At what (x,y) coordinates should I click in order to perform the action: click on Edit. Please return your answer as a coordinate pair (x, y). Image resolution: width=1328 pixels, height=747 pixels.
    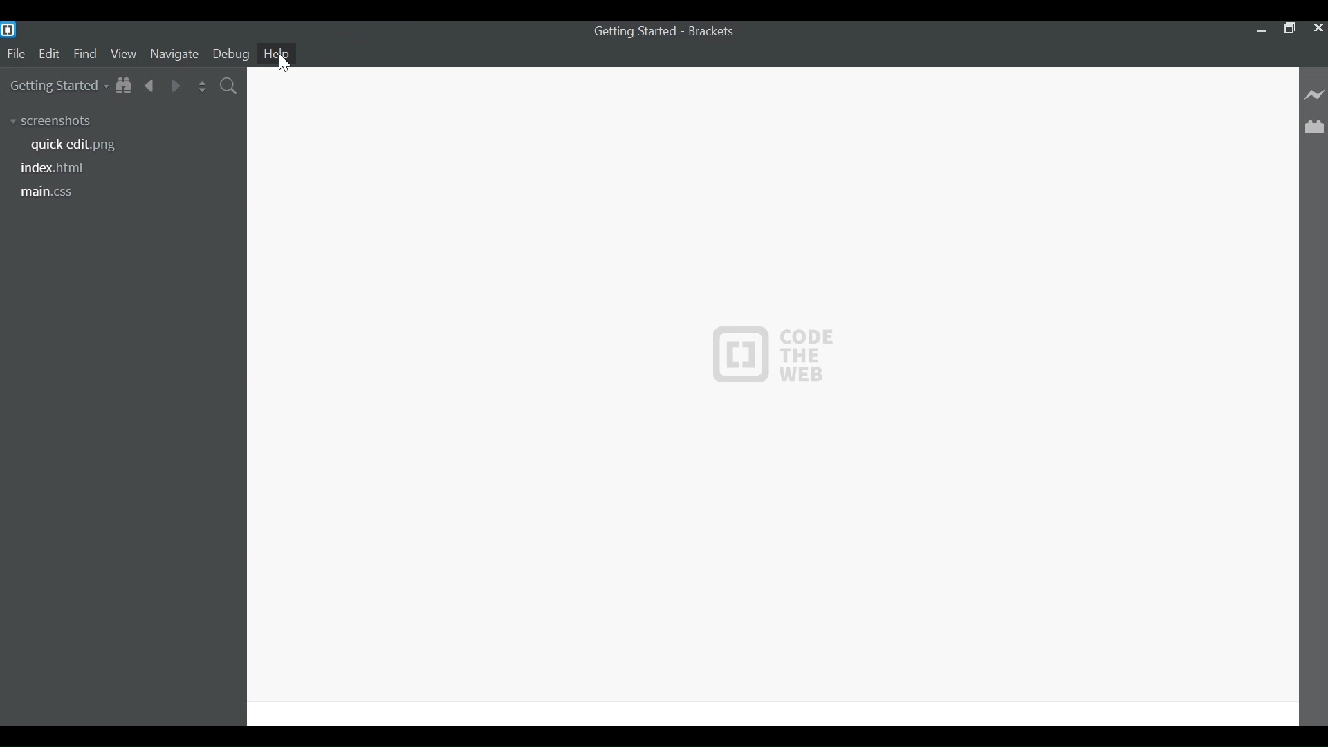
    Looking at the image, I should click on (48, 55).